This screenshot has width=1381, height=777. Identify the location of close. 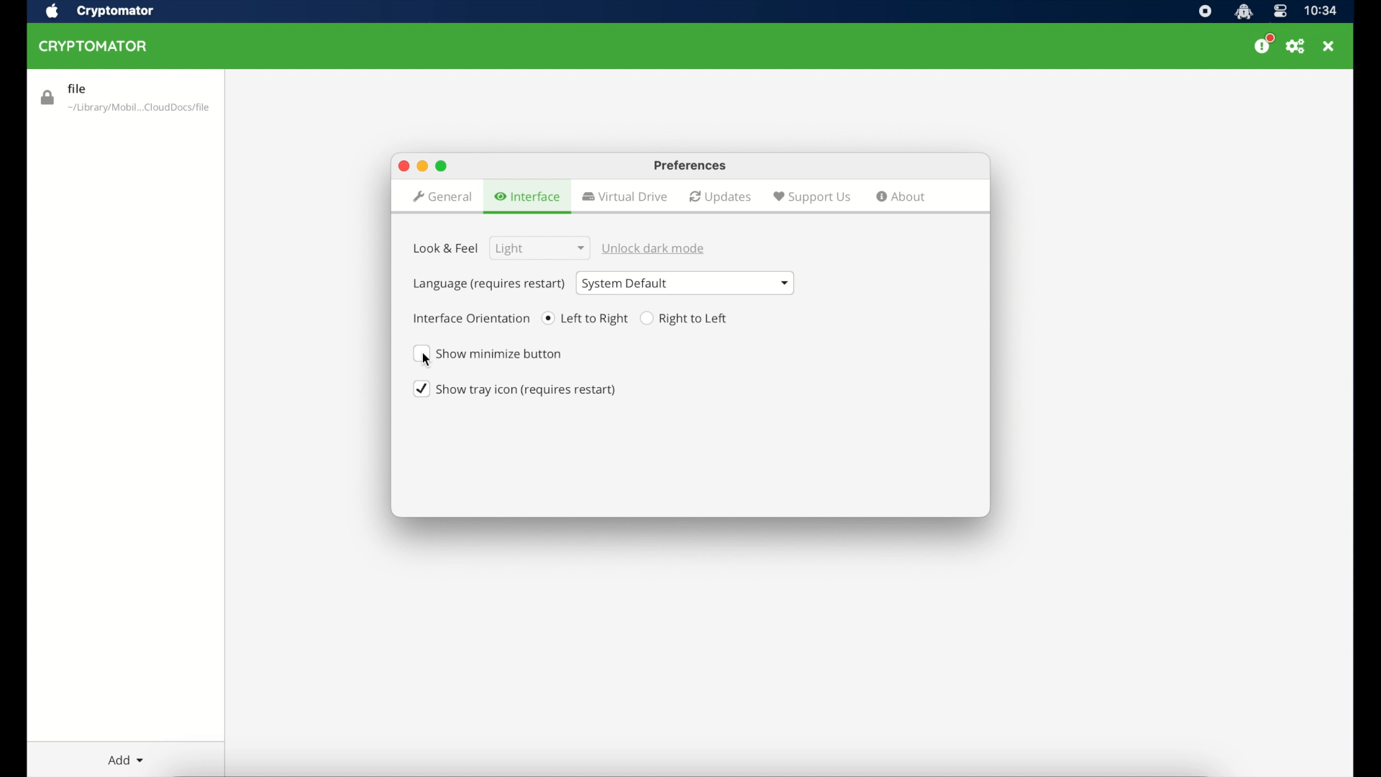
(1330, 45).